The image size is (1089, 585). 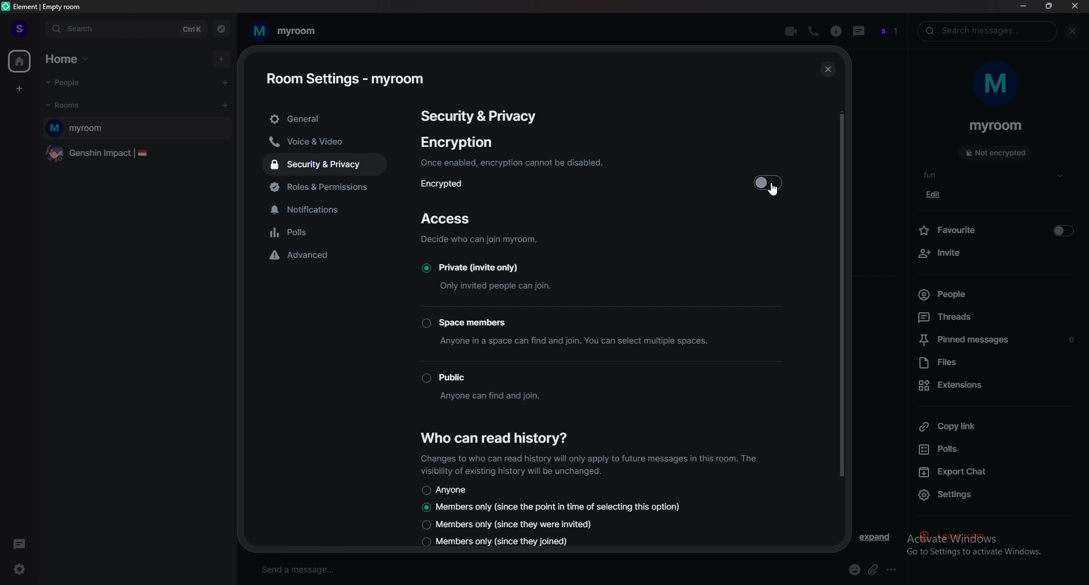 I want to click on m, so click(x=997, y=87).